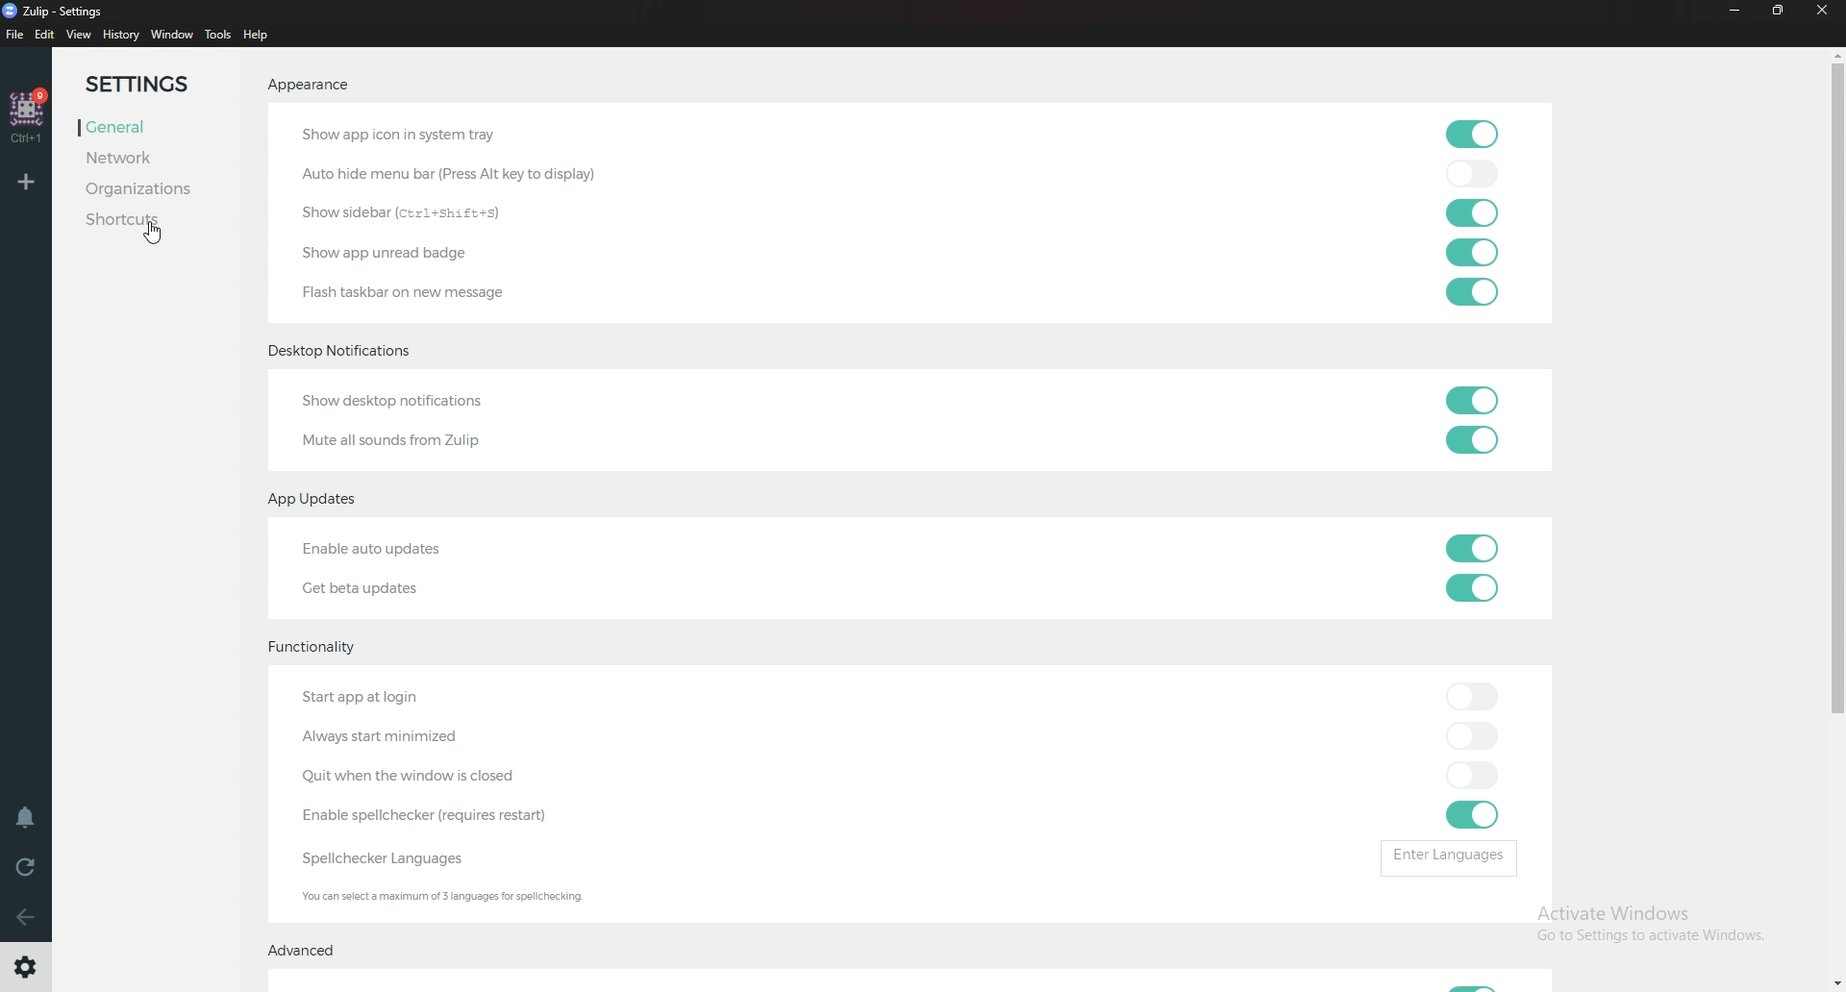 This screenshot has width=1846, height=992. What do you see at coordinates (79, 36) in the screenshot?
I see `view` at bounding box center [79, 36].